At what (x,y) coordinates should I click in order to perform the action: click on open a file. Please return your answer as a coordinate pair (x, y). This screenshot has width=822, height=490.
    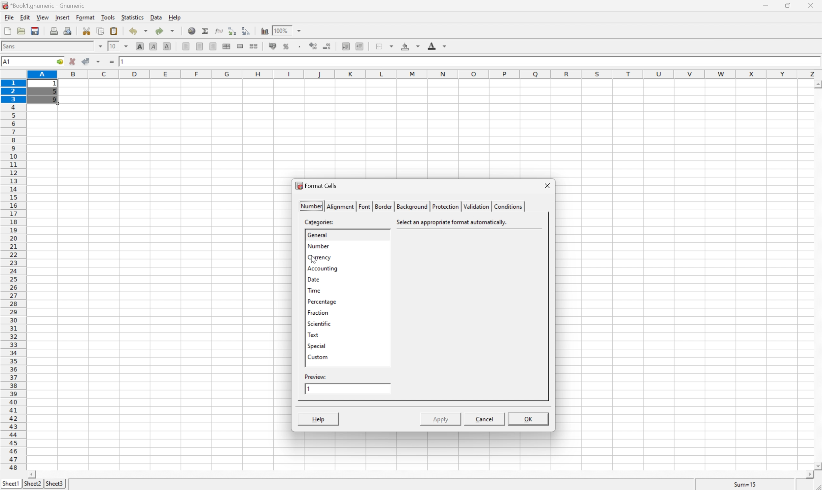
    Looking at the image, I should click on (20, 30).